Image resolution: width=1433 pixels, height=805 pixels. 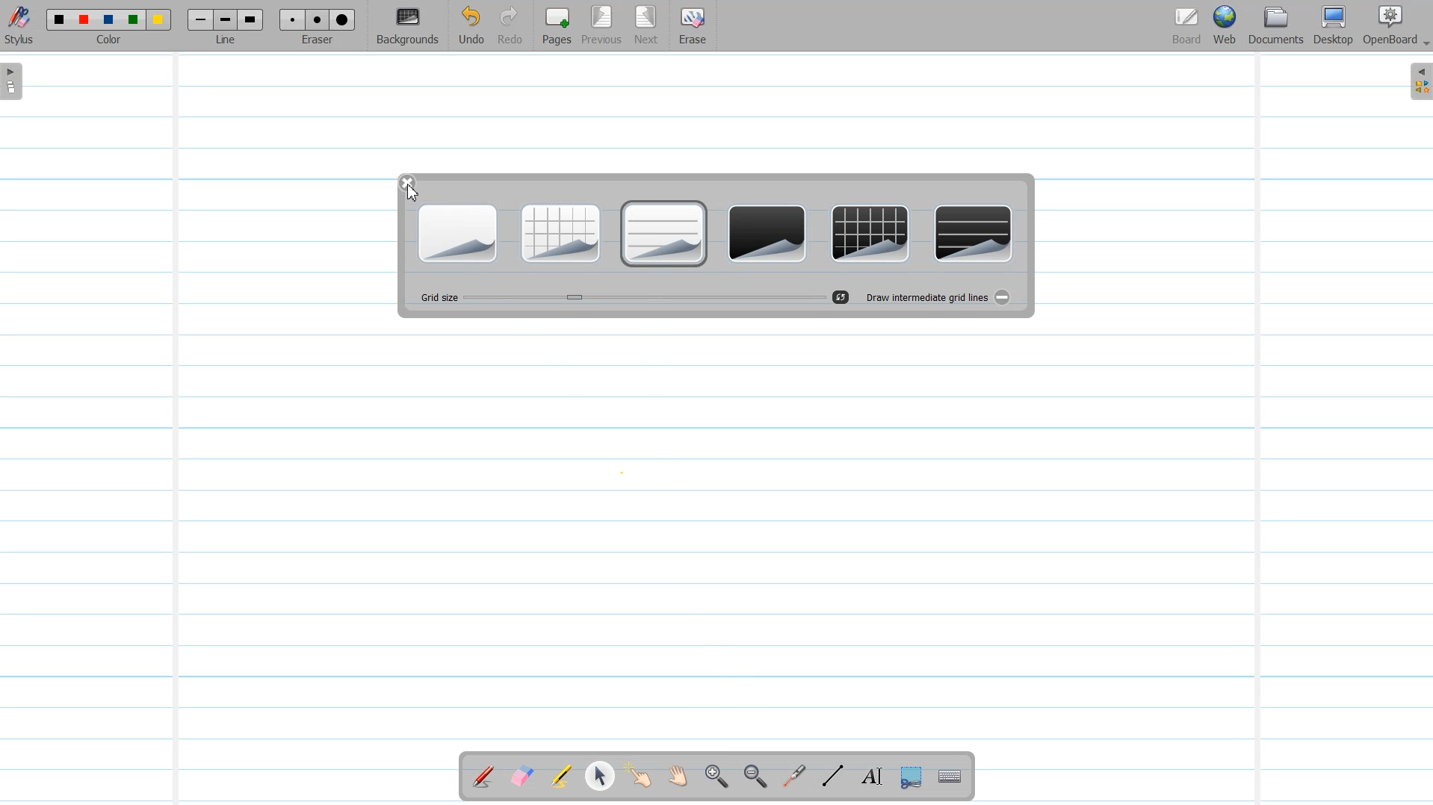 I want to click on Drop Down Box, so click(x=1424, y=44).